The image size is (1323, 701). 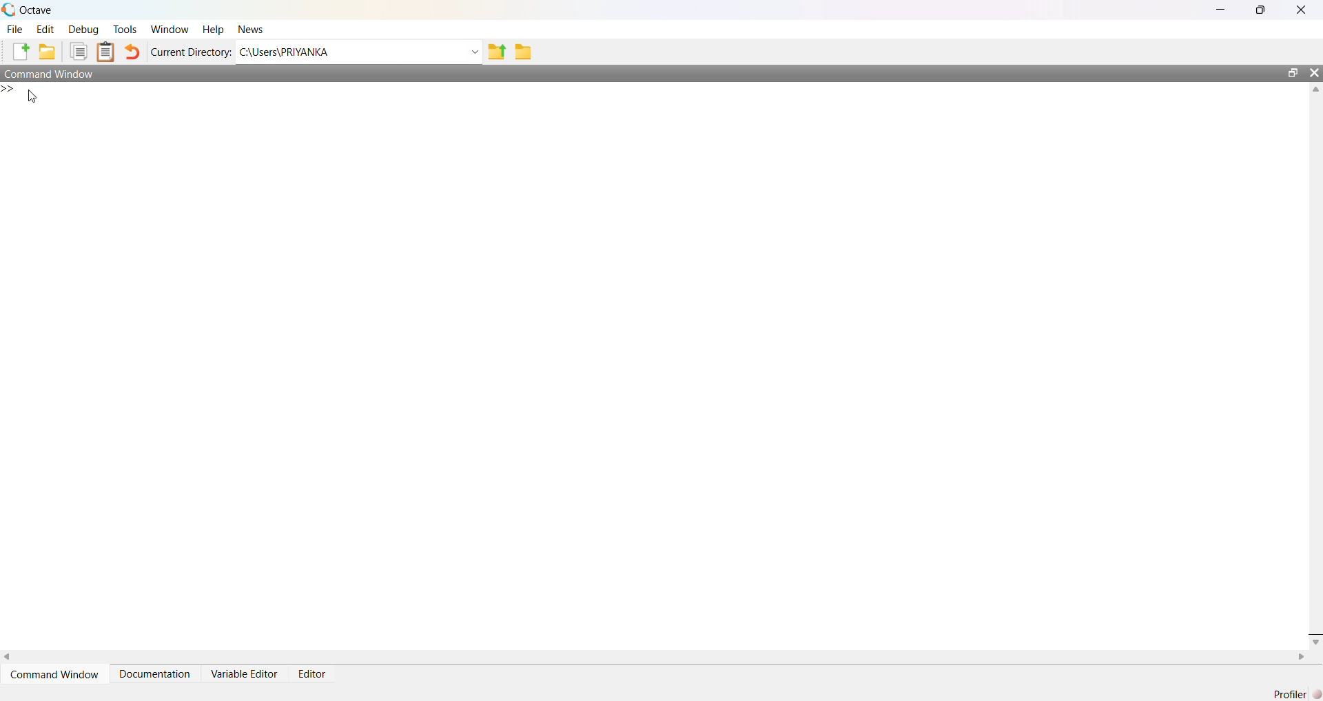 I want to click on edit, so click(x=47, y=29).